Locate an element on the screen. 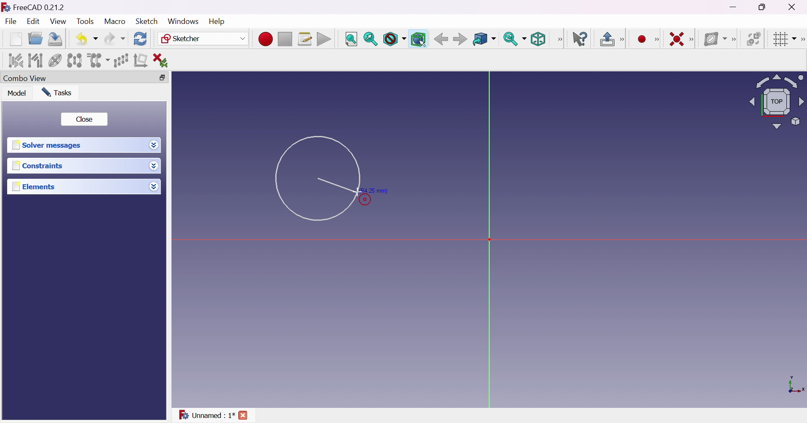  (R4.25mm) is located at coordinates (374, 191).